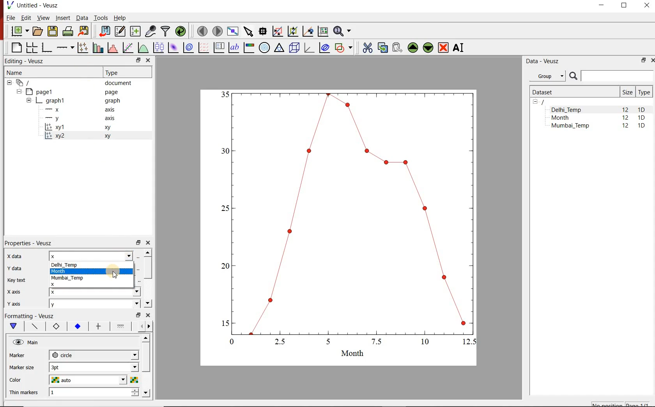 Image resolution: width=655 pixels, height=407 pixels. I want to click on File, so click(10, 18).